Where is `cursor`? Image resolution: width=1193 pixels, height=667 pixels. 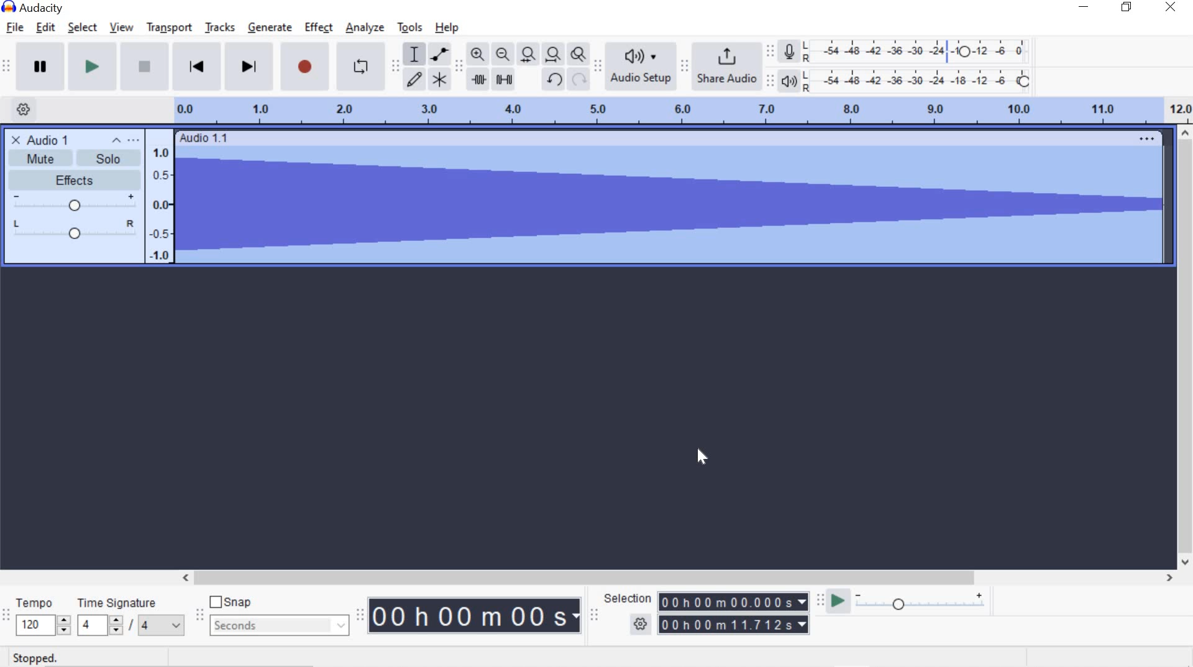 cursor is located at coordinates (701, 457).